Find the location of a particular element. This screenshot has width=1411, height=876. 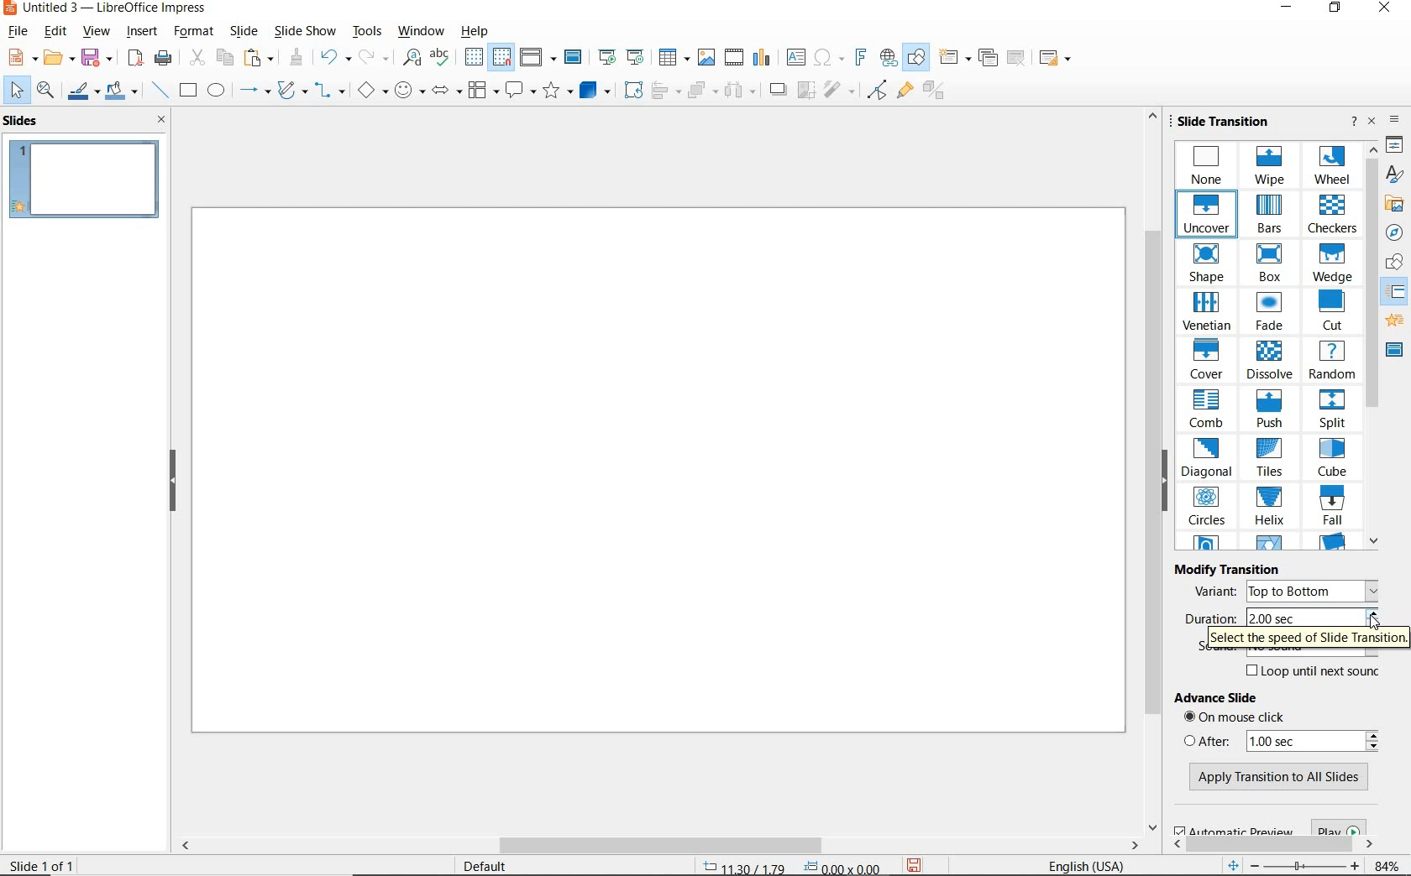

SHOW DRAW FUNCTIONS is located at coordinates (919, 58).